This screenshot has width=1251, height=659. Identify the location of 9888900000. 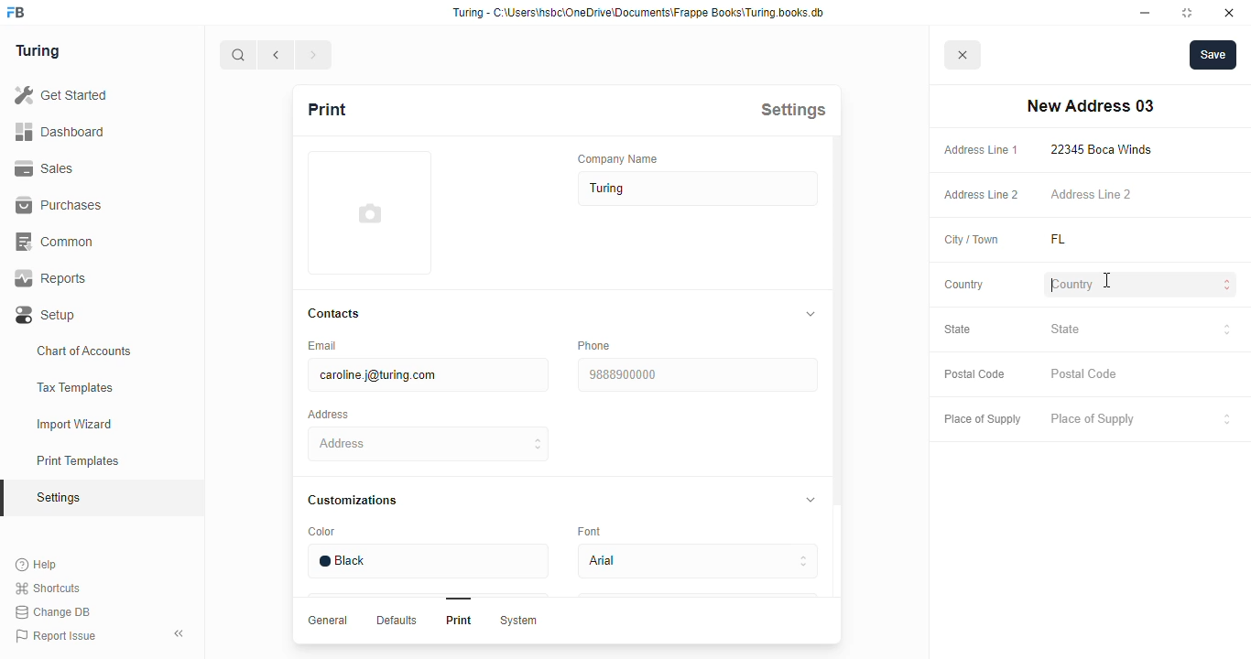
(696, 375).